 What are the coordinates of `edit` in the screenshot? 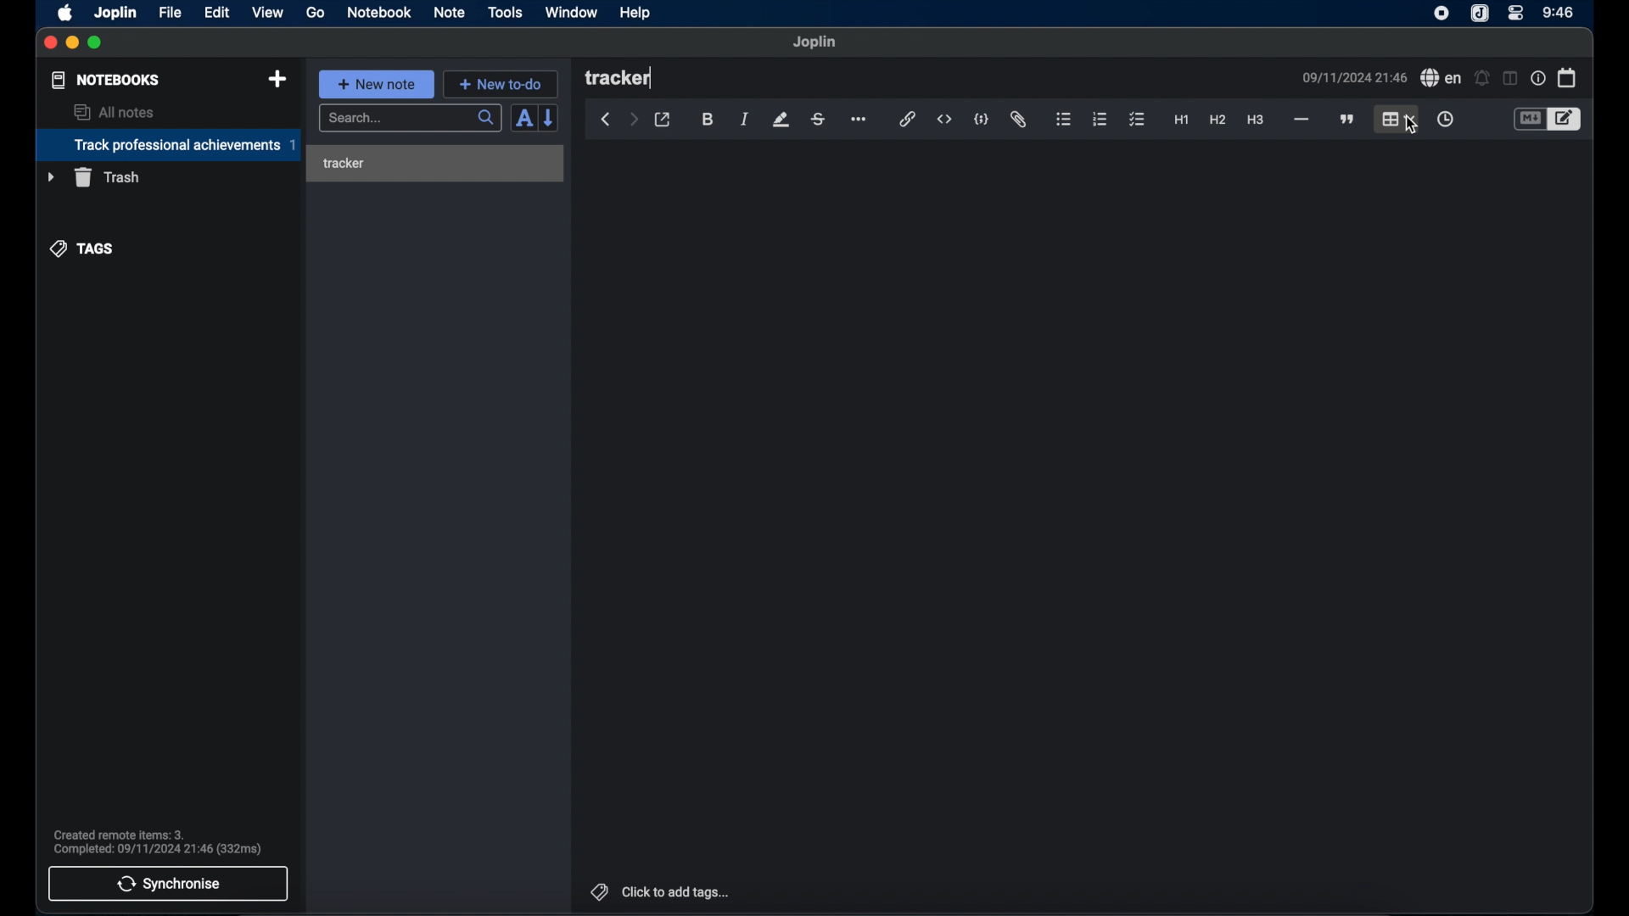 It's located at (218, 12).